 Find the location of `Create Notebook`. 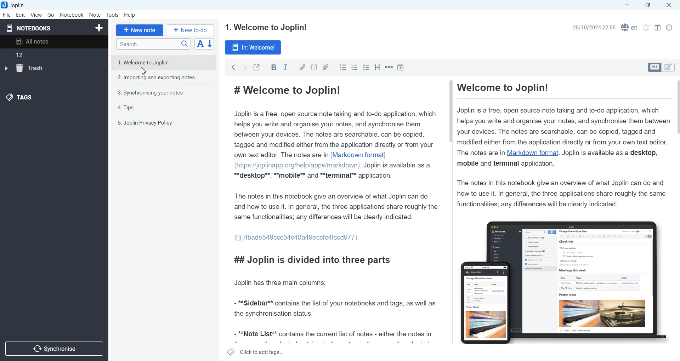

Create Notebook is located at coordinates (100, 27).